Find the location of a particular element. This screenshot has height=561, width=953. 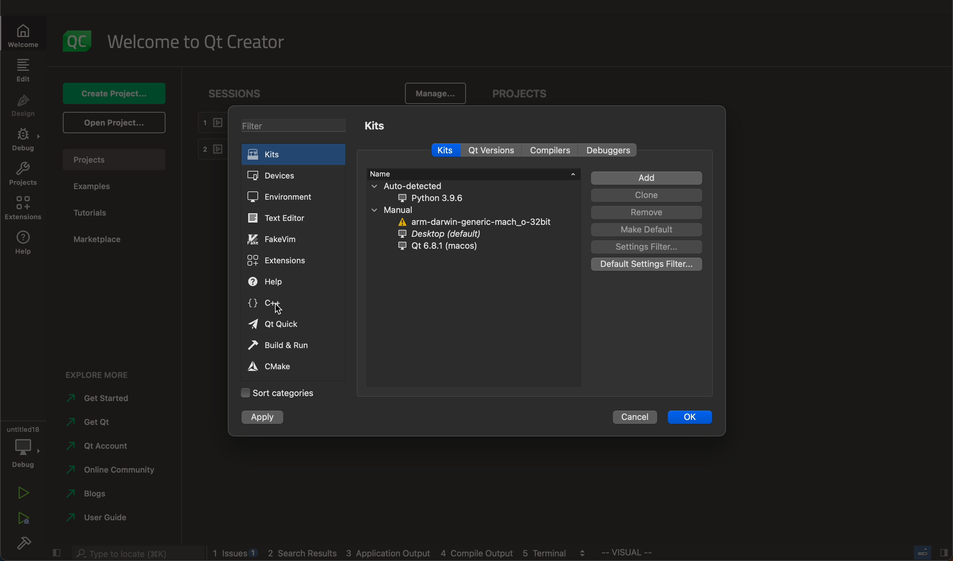

extensions is located at coordinates (23, 208).